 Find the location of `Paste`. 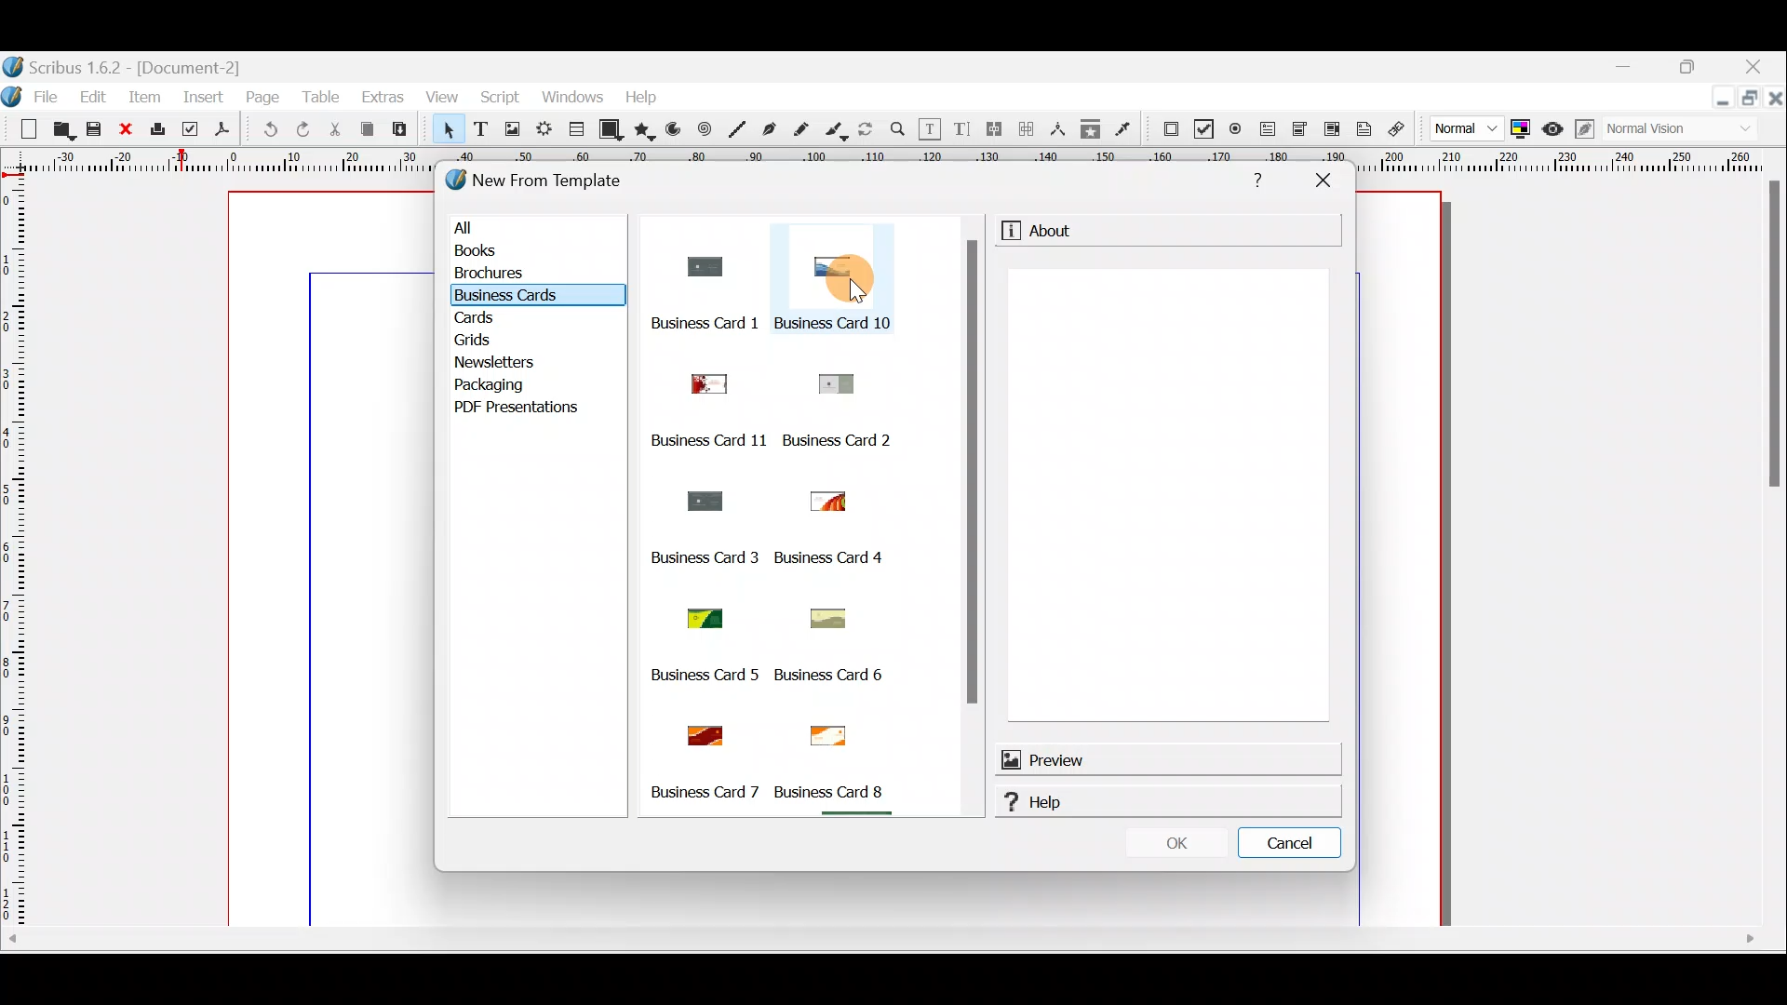

Paste is located at coordinates (399, 129).